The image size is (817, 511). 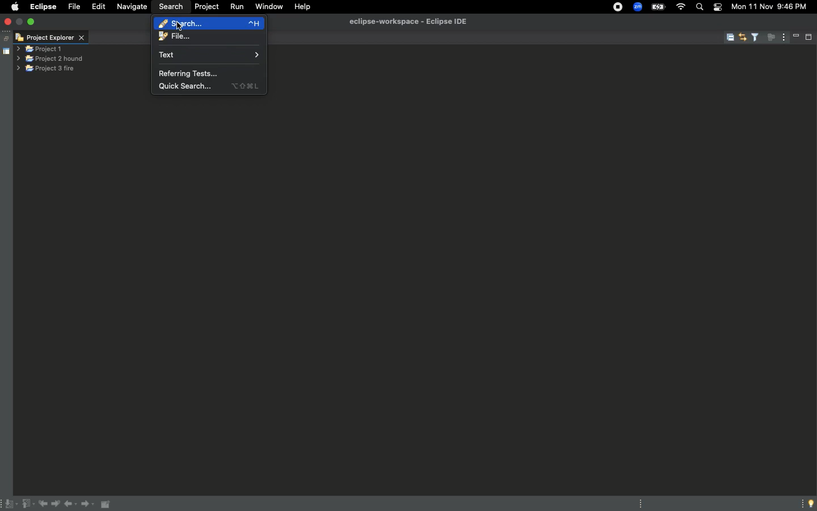 What do you see at coordinates (10, 504) in the screenshot?
I see `Next annotation` at bounding box center [10, 504].